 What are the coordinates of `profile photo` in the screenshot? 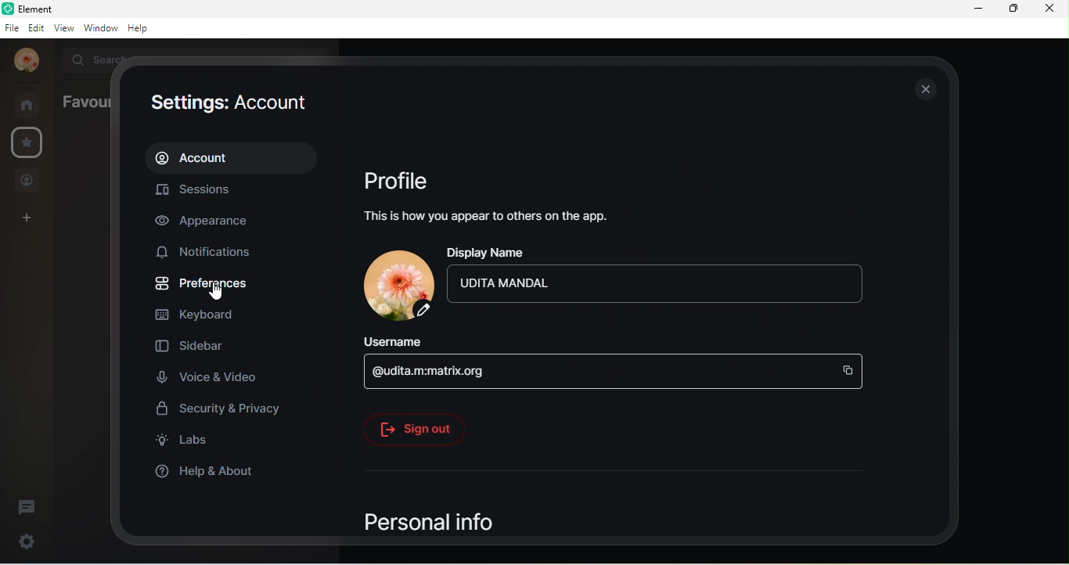 It's located at (23, 61).